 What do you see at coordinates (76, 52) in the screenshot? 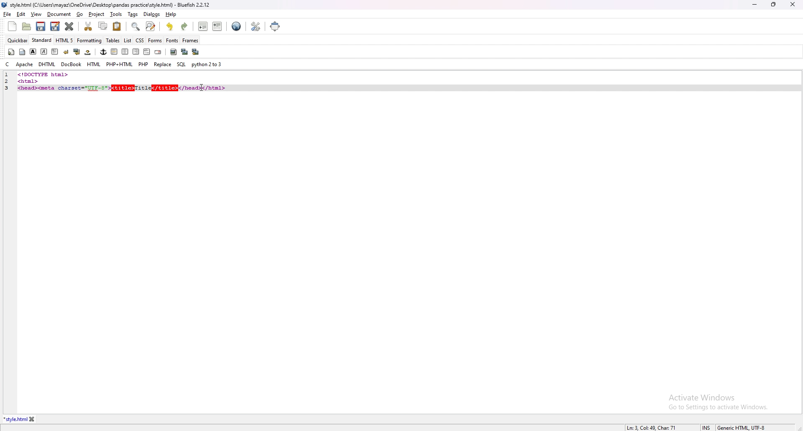
I see `break and clear` at bounding box center [76, 52].